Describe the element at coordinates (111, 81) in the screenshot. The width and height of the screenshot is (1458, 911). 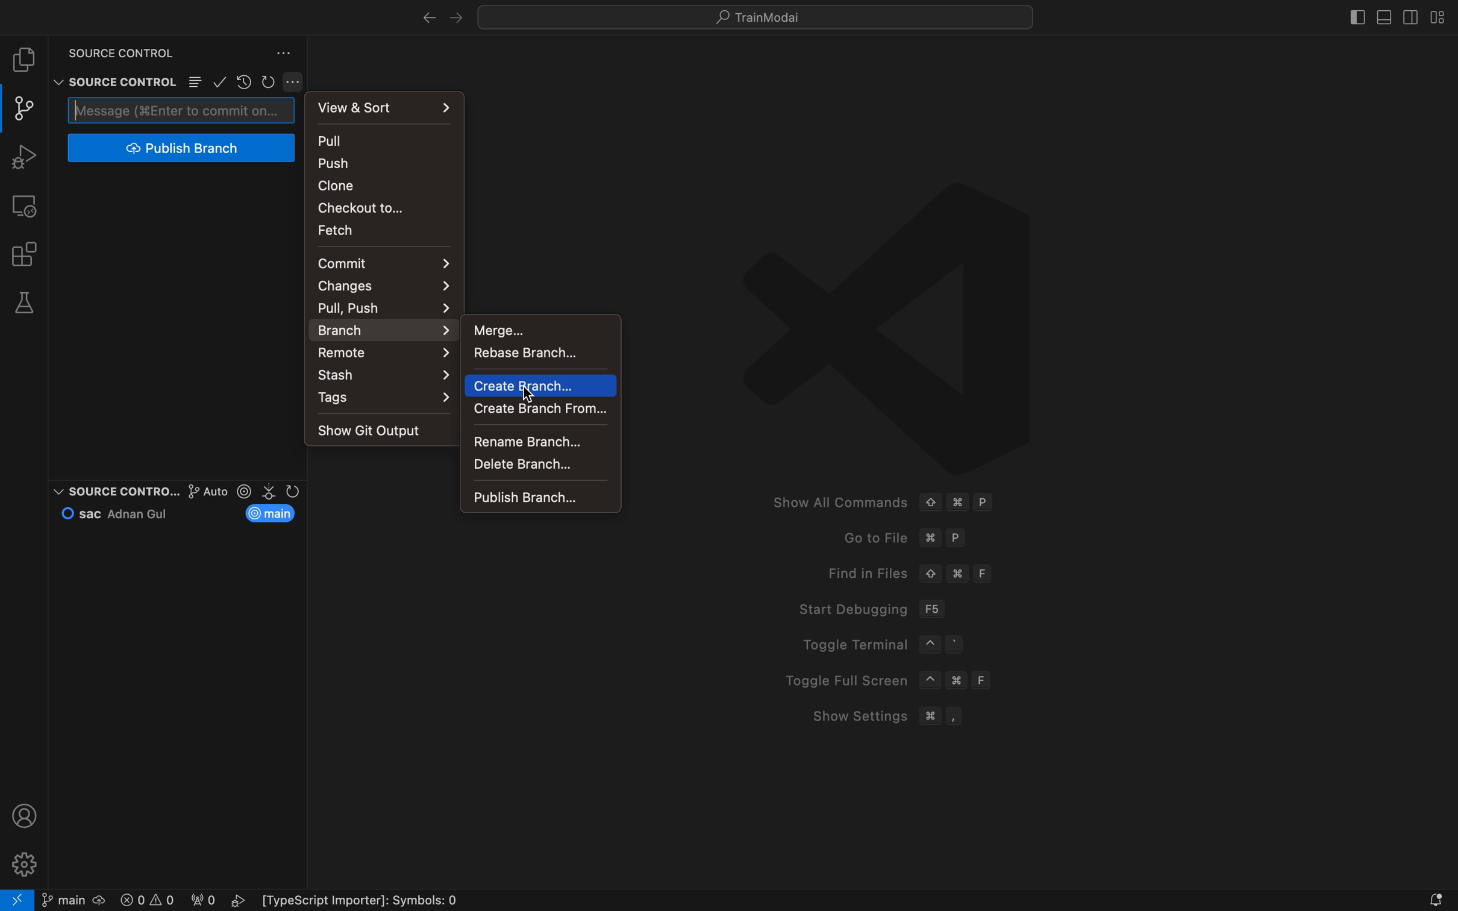
I see `source` at that location.